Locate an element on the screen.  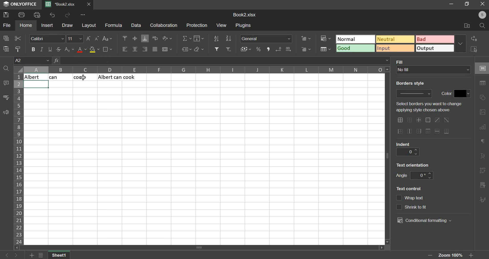
indent is located at coordinates (408, 152).